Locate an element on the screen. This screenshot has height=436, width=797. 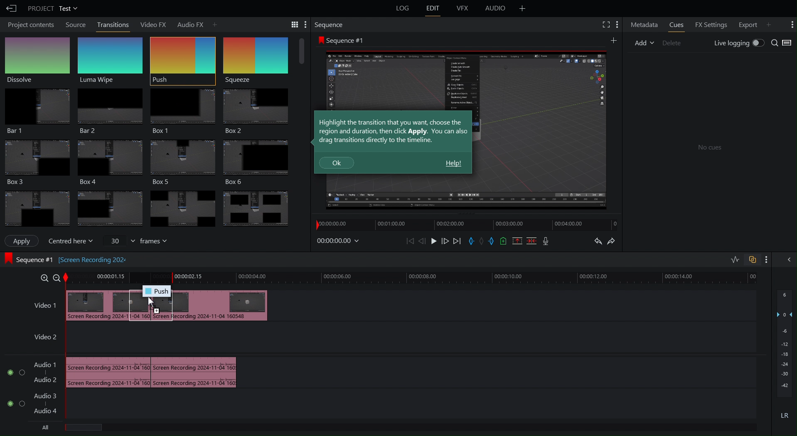
toggle is located at coordinates (21, 404).